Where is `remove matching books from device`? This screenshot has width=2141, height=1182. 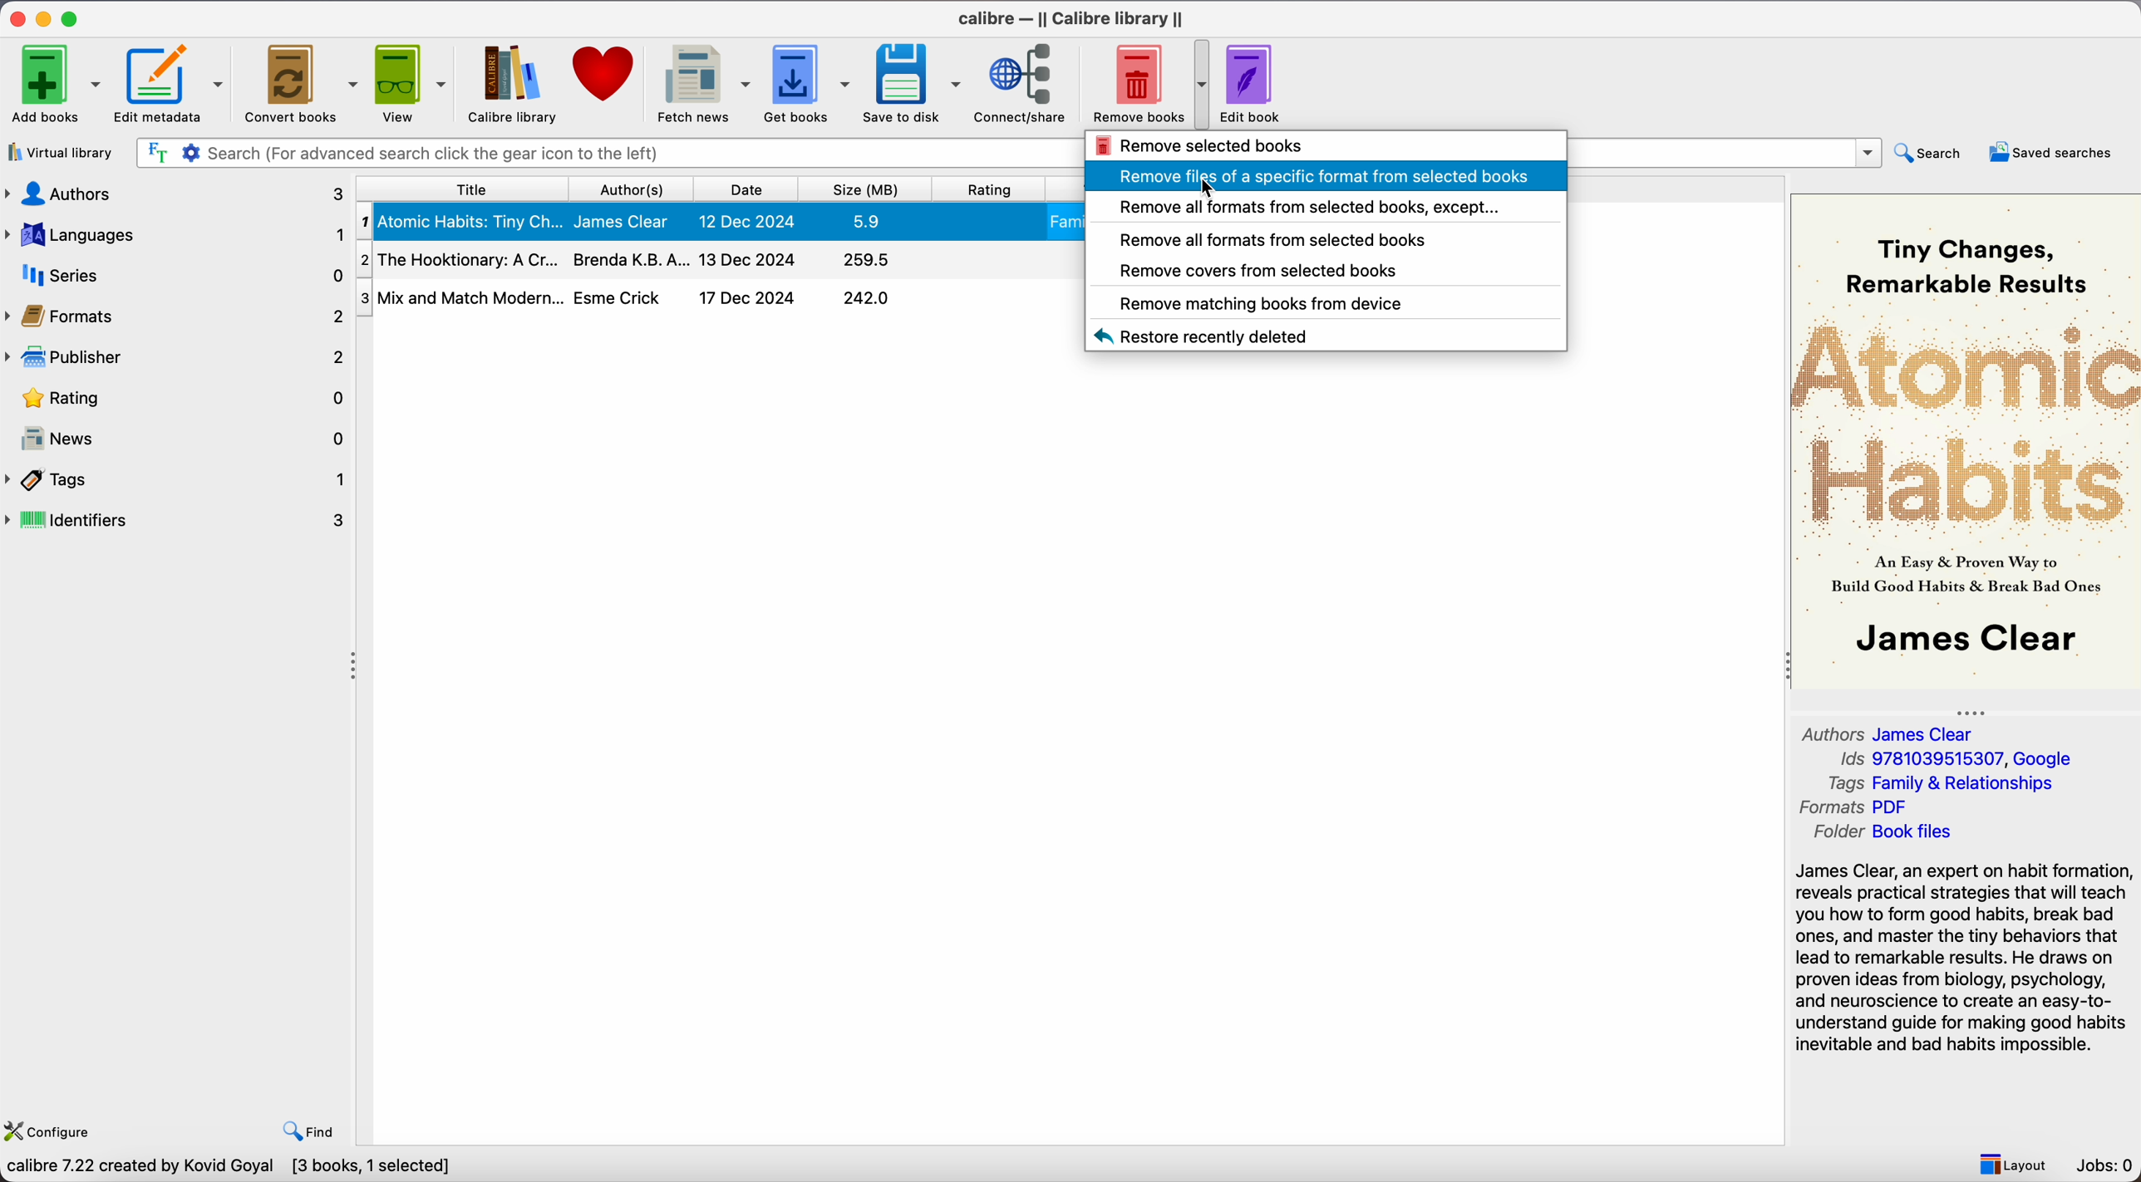
remove matching books from device is located at coordinates (1262, 305).